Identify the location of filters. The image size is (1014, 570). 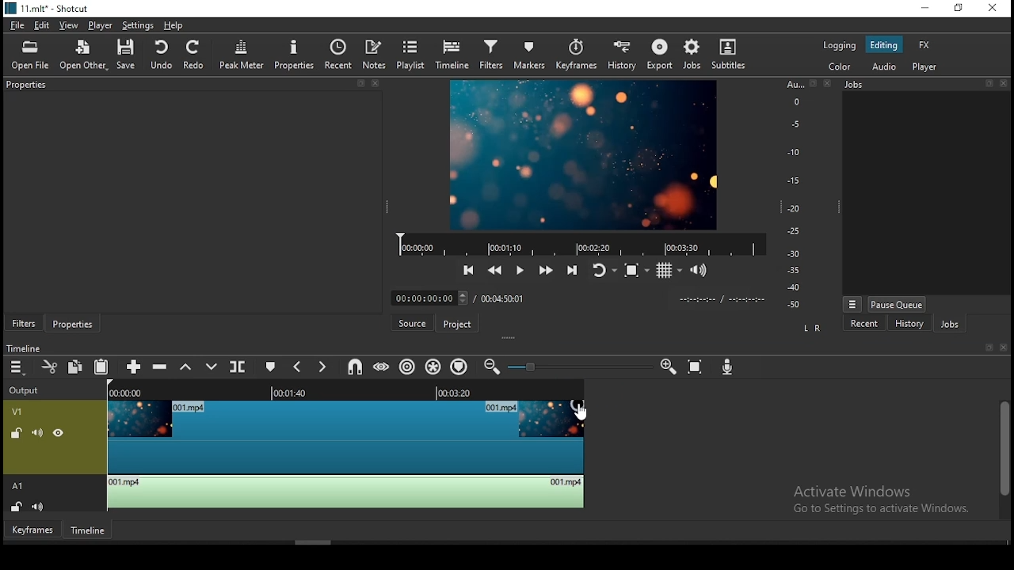
(492, 51).